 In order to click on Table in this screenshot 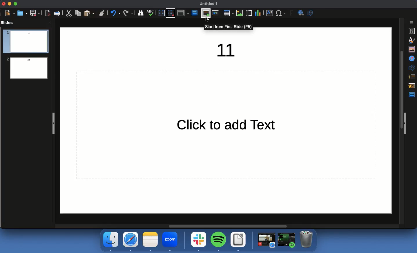, I will do `click(228, 13)`.